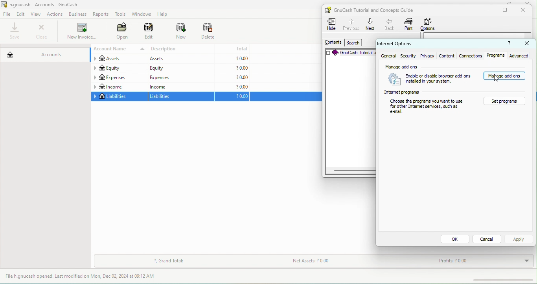 The width and height of the screenshot is (537, 284). Describe the element at coordinates (498, 79) in the screenshot. I see `cursor movement` at that location.